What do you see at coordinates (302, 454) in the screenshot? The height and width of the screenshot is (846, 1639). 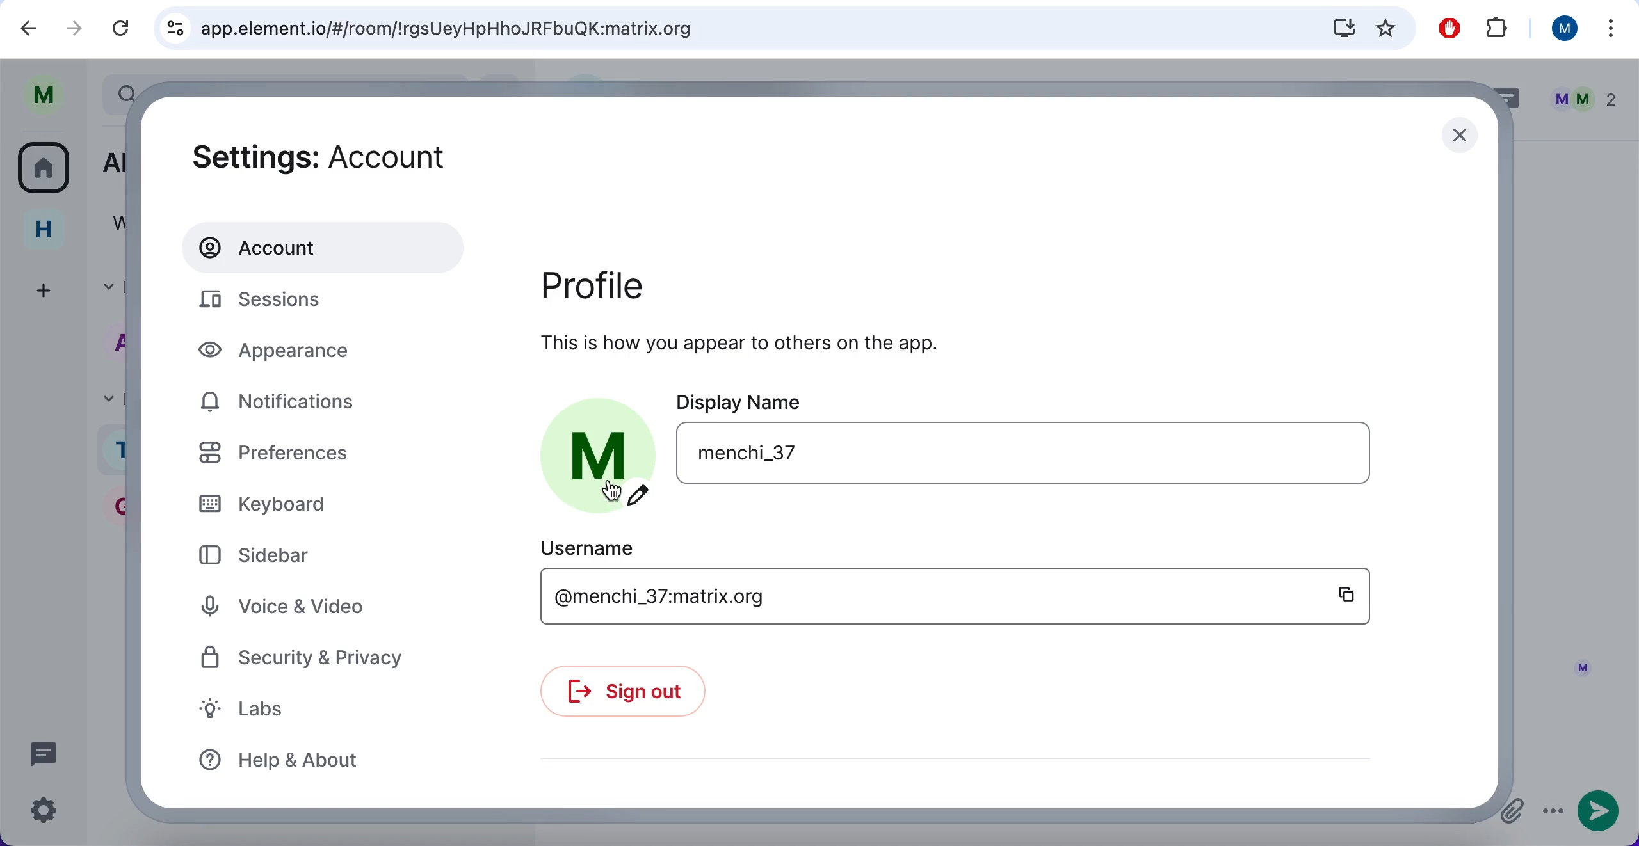 I see `preferences` at bounding box center [302, 454].